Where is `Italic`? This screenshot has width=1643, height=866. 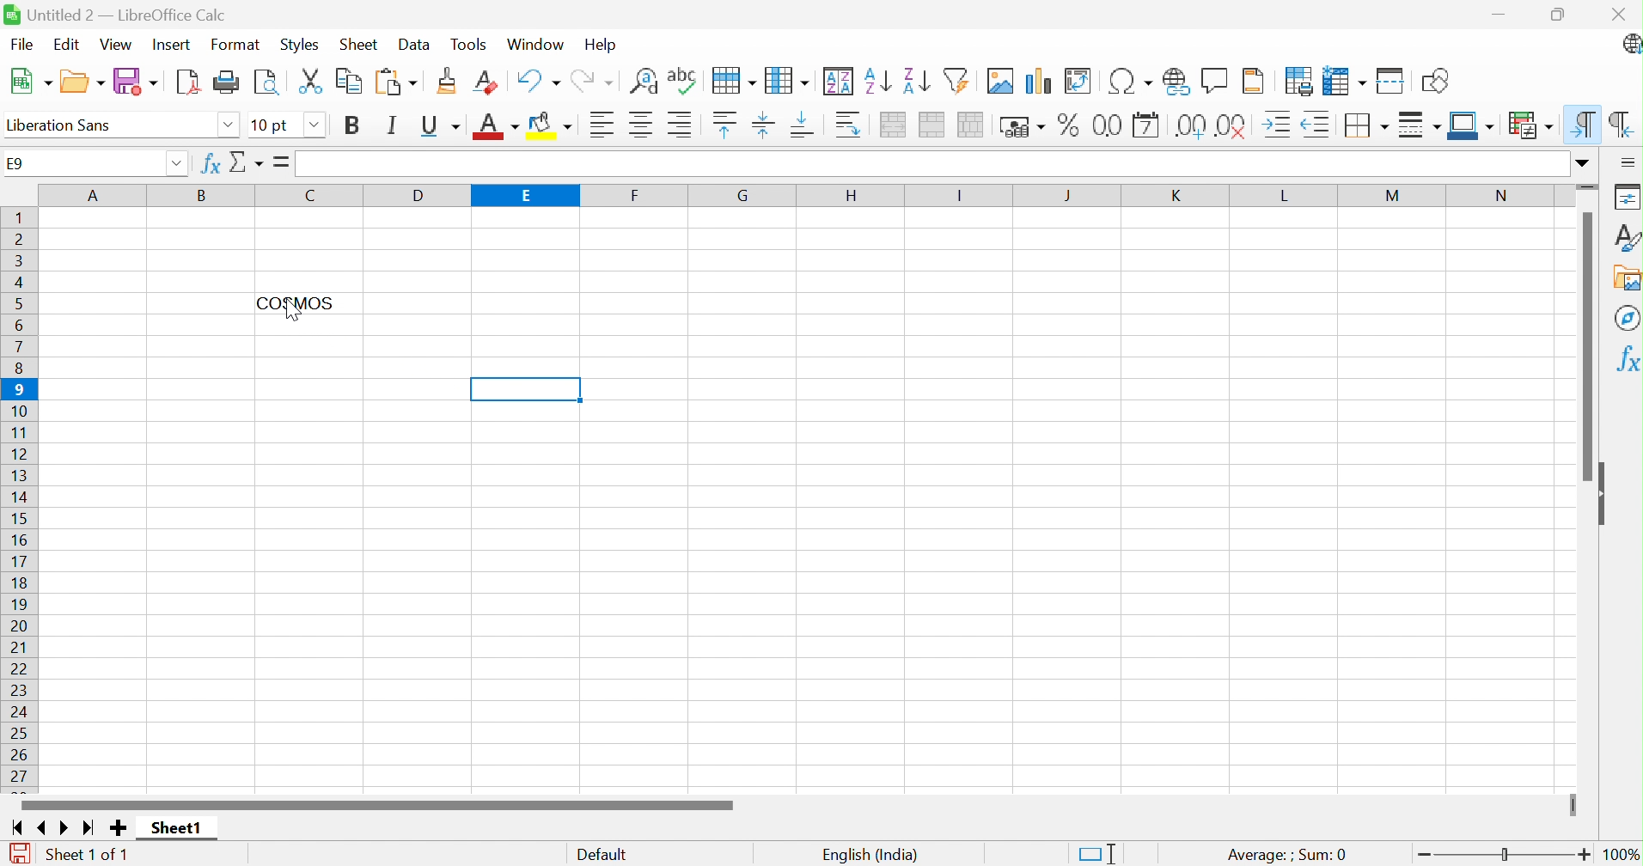
Italic is located at coordinates (394, 125).